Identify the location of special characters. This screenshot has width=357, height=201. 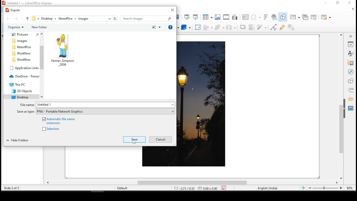
(255, 17).